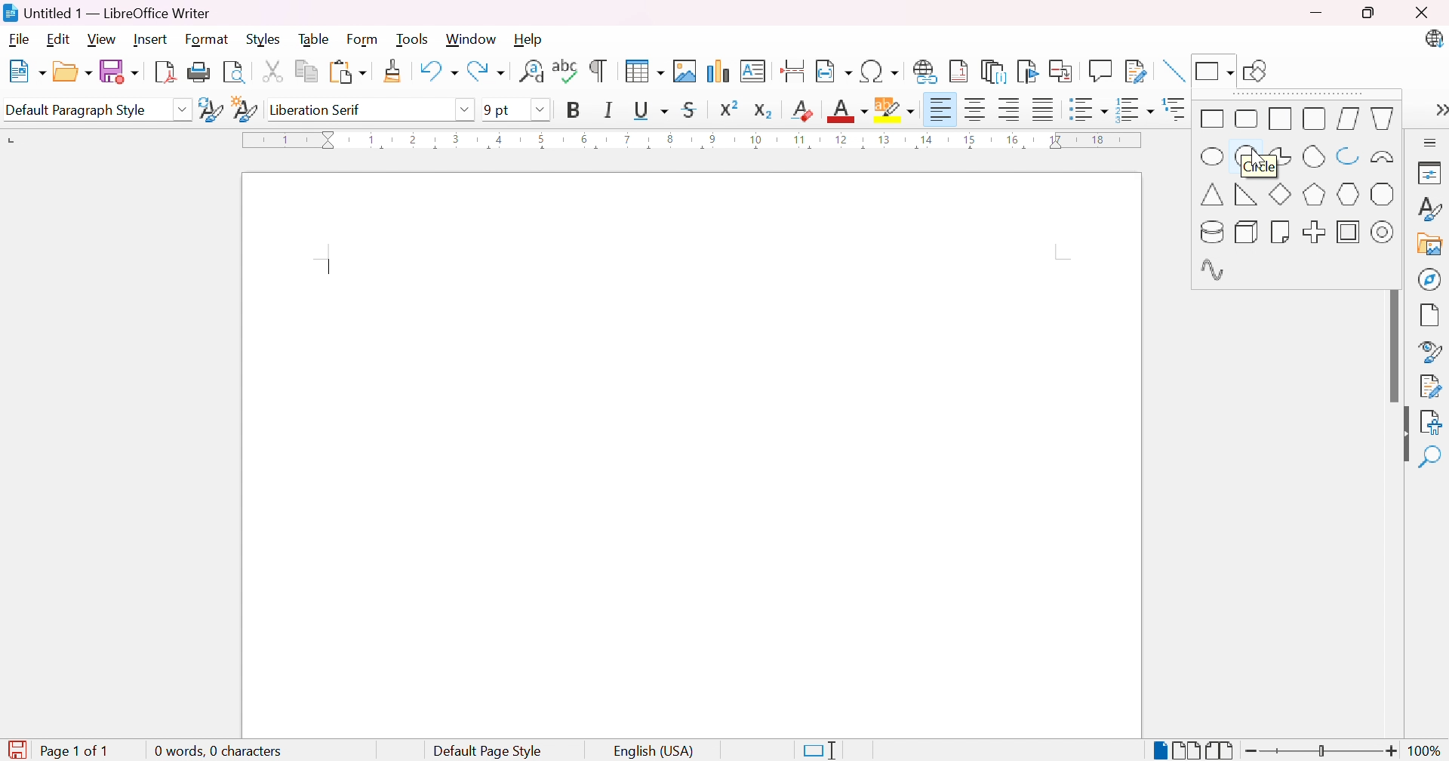  I want to click on Check spelling, so click(566, 69).